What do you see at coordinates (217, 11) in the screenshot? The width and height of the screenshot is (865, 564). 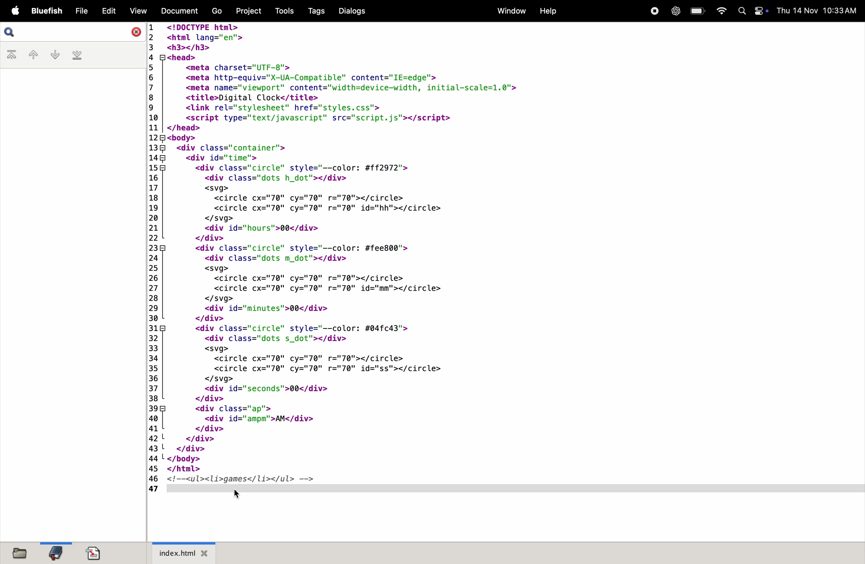 I see `Go` at bounding box center [217, 11].